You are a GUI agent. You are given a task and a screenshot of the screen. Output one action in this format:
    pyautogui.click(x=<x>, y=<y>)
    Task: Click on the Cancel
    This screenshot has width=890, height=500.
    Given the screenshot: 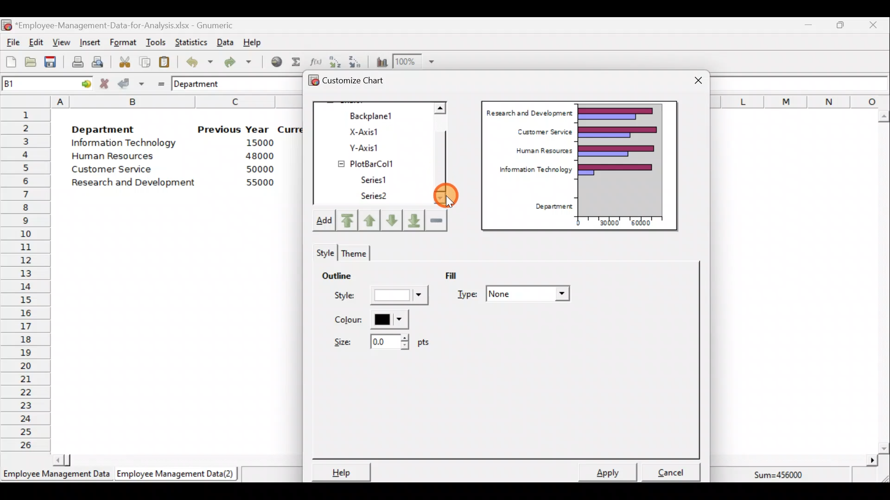 What is the action you would take?
    pyautogui.click(x=674, y=469)
    